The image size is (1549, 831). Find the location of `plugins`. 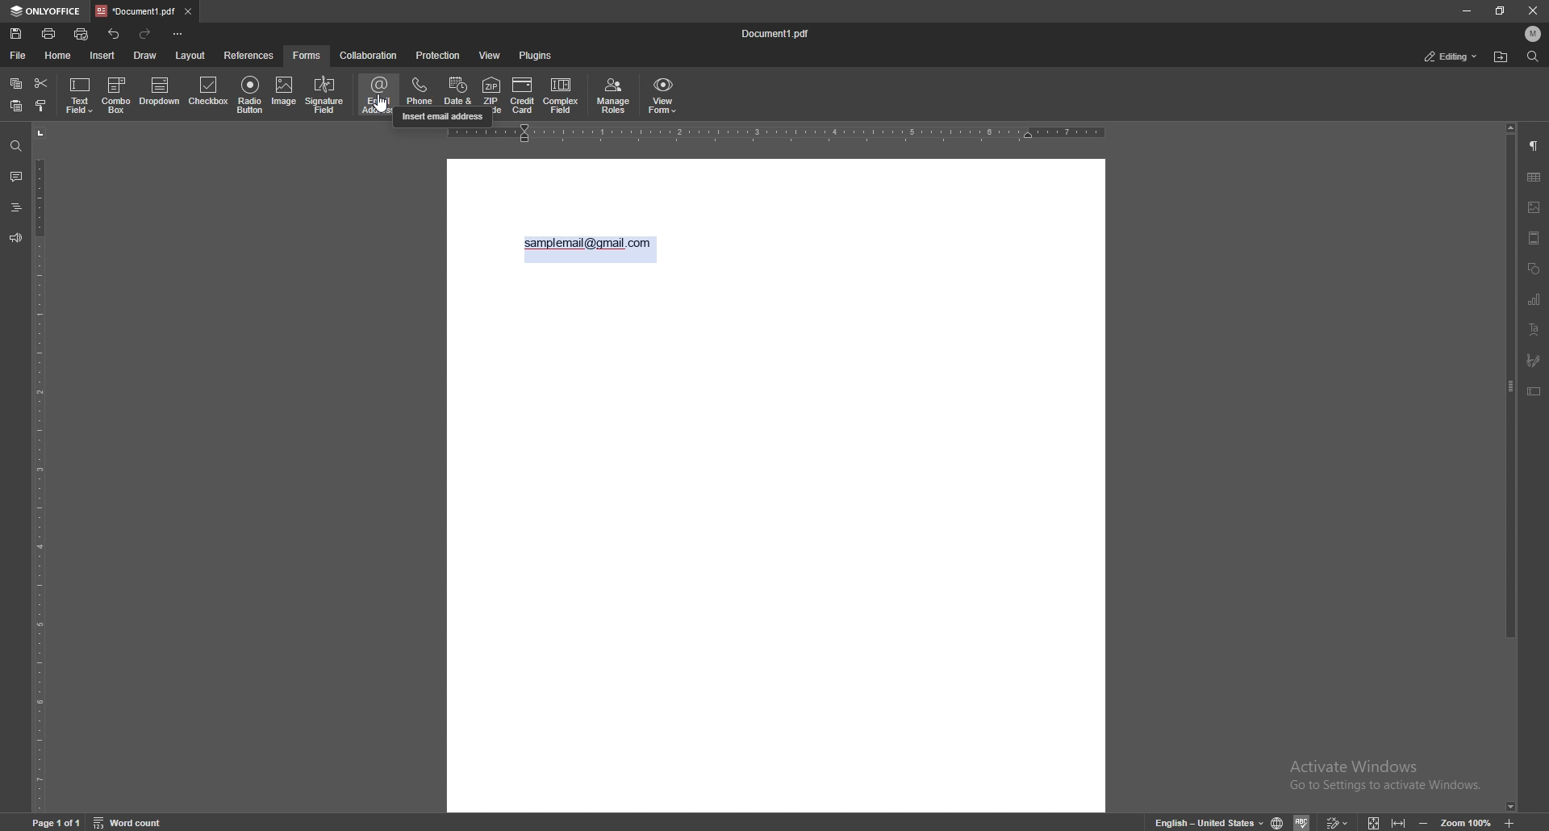

plugins is located at coordinates (535, 56).